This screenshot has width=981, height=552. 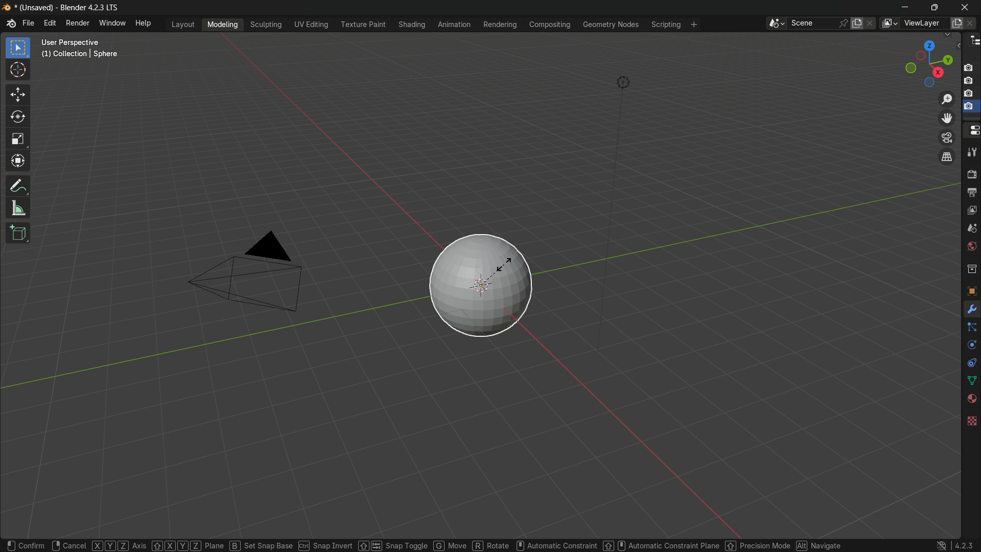 I want to click on maximize or restore, so click(x=934, y=7).